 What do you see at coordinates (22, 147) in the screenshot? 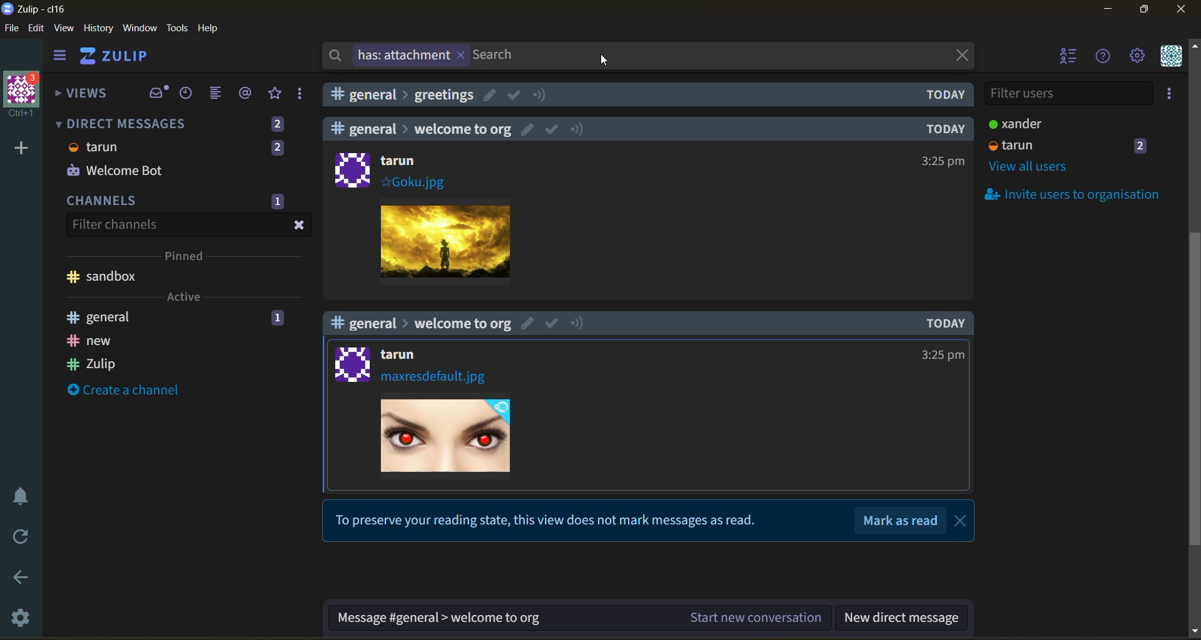
I see `add a new organisation` at bounding box center [22, 147].